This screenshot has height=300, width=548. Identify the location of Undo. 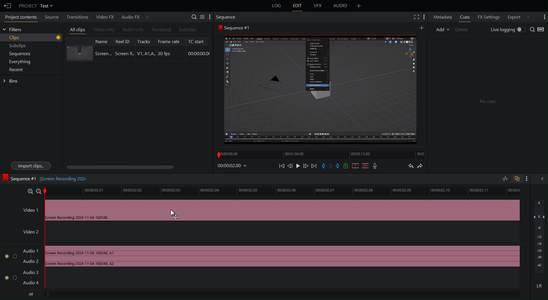
(411, 166).